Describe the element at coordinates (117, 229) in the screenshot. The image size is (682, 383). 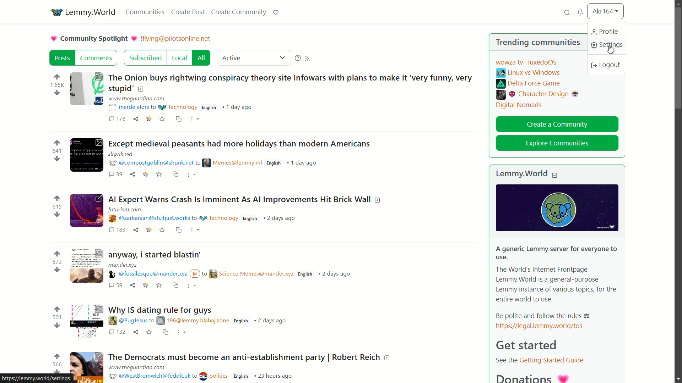
I see `comments` at that location.